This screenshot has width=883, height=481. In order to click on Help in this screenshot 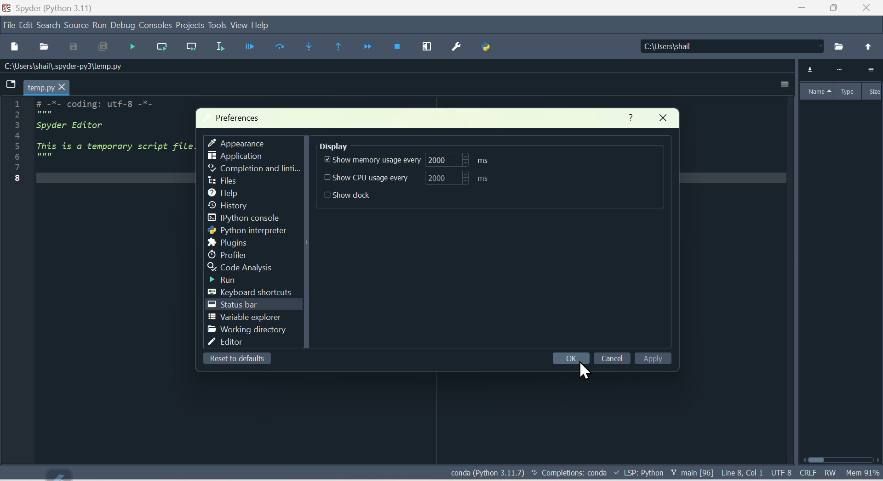, I will do `click(630, 120)`.